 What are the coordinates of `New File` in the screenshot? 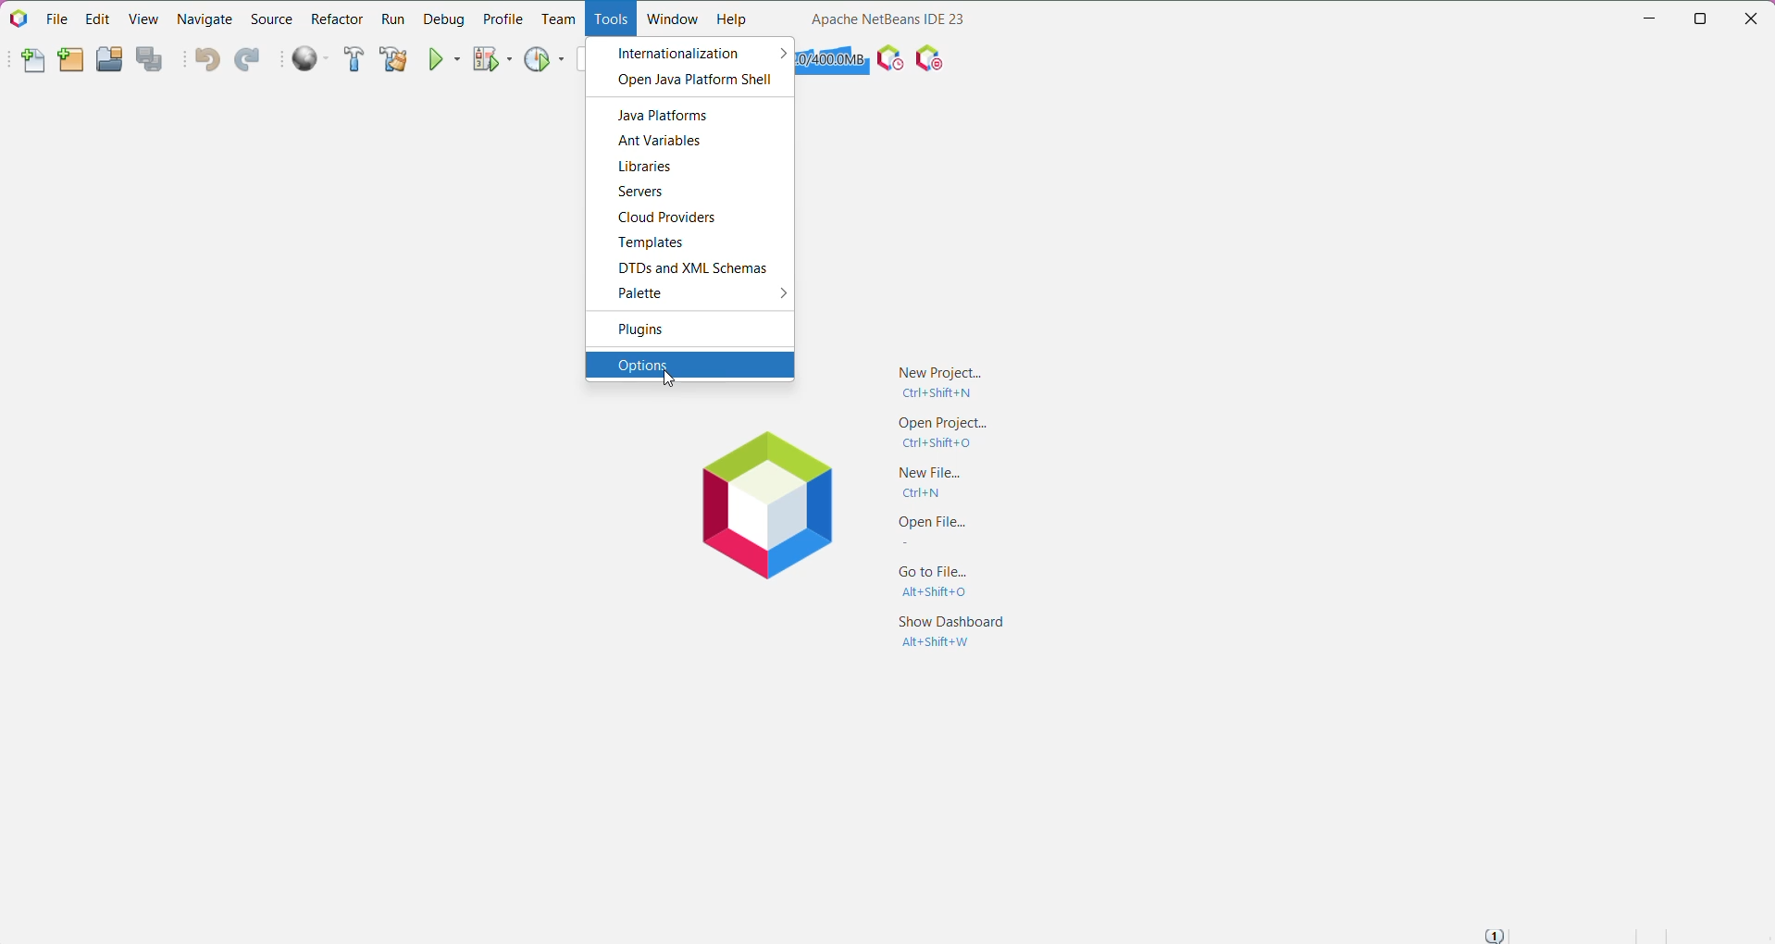 It's located at (31, 63).